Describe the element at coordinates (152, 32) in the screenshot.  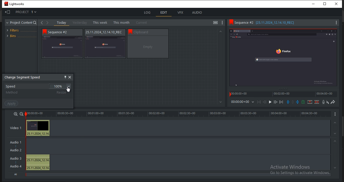
I see `Sequence information` at that location.